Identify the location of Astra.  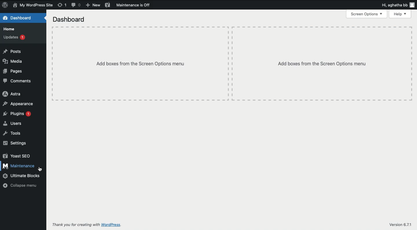
(12, 94).